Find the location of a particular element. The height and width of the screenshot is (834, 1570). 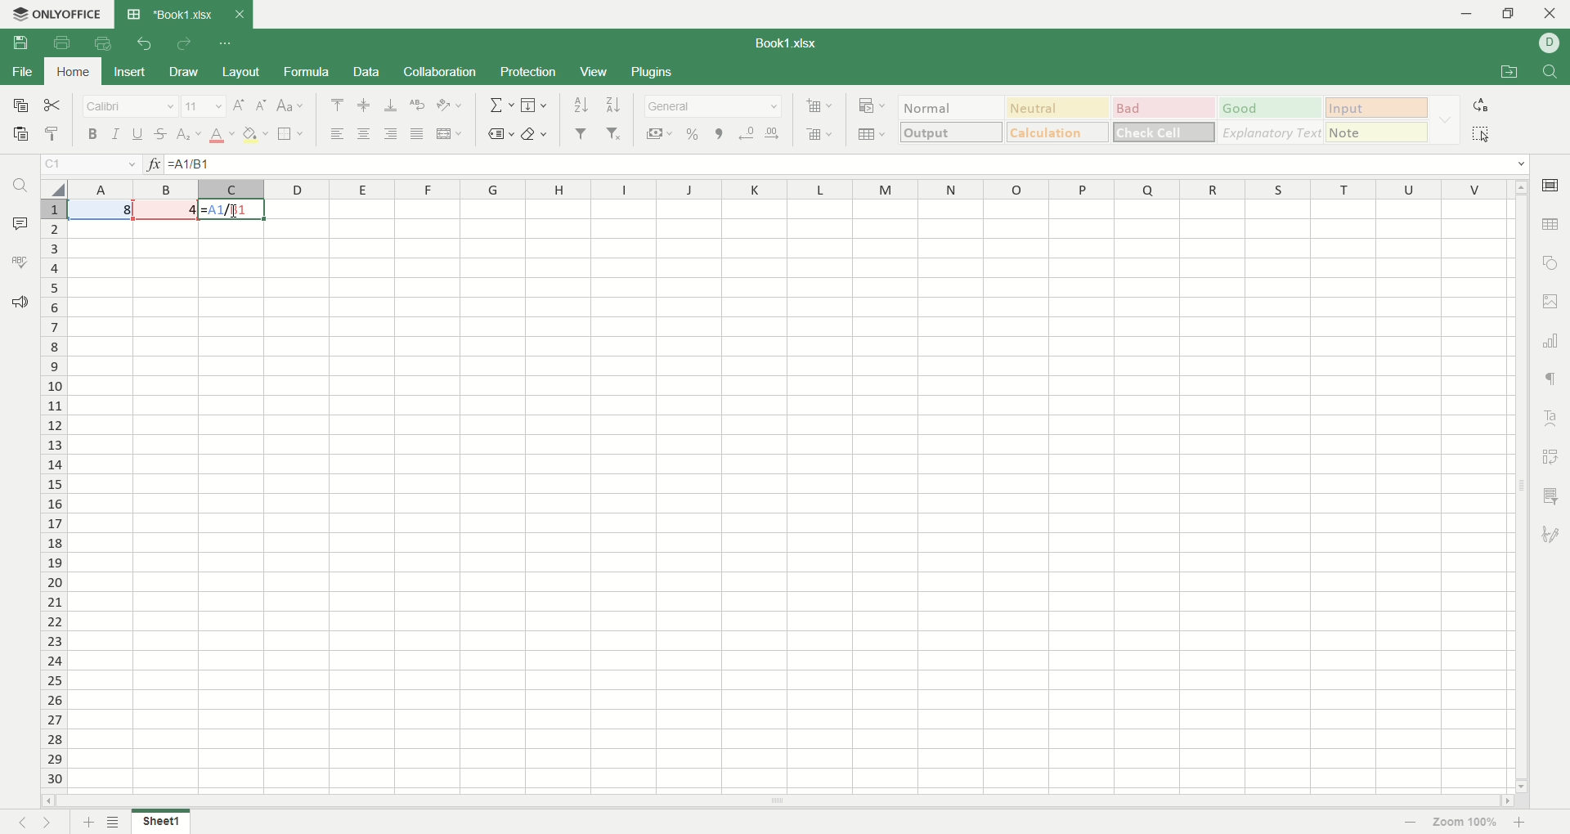

formula is located at coordinates (307, 72).